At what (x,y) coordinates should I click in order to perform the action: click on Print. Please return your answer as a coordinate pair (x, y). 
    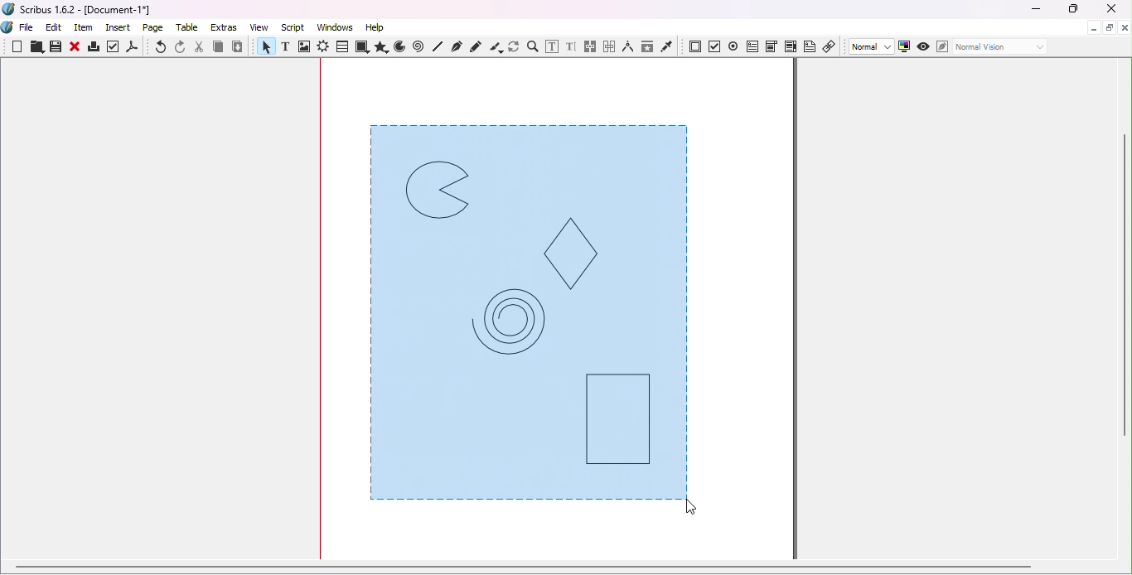
    Looking at the image, I should click on (93, 49).